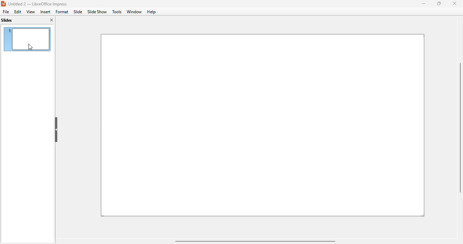  I want to click on vertical scroll bar, so click(460, 127).